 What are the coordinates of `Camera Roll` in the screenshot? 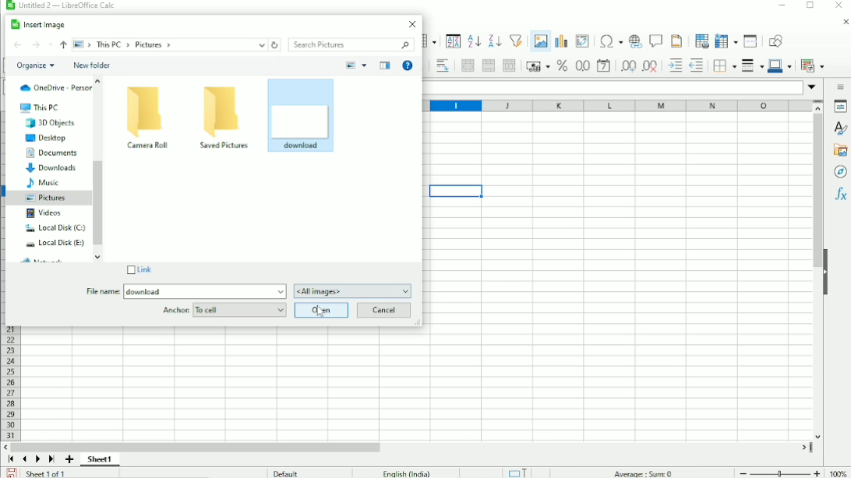 It's located at (148, 118).